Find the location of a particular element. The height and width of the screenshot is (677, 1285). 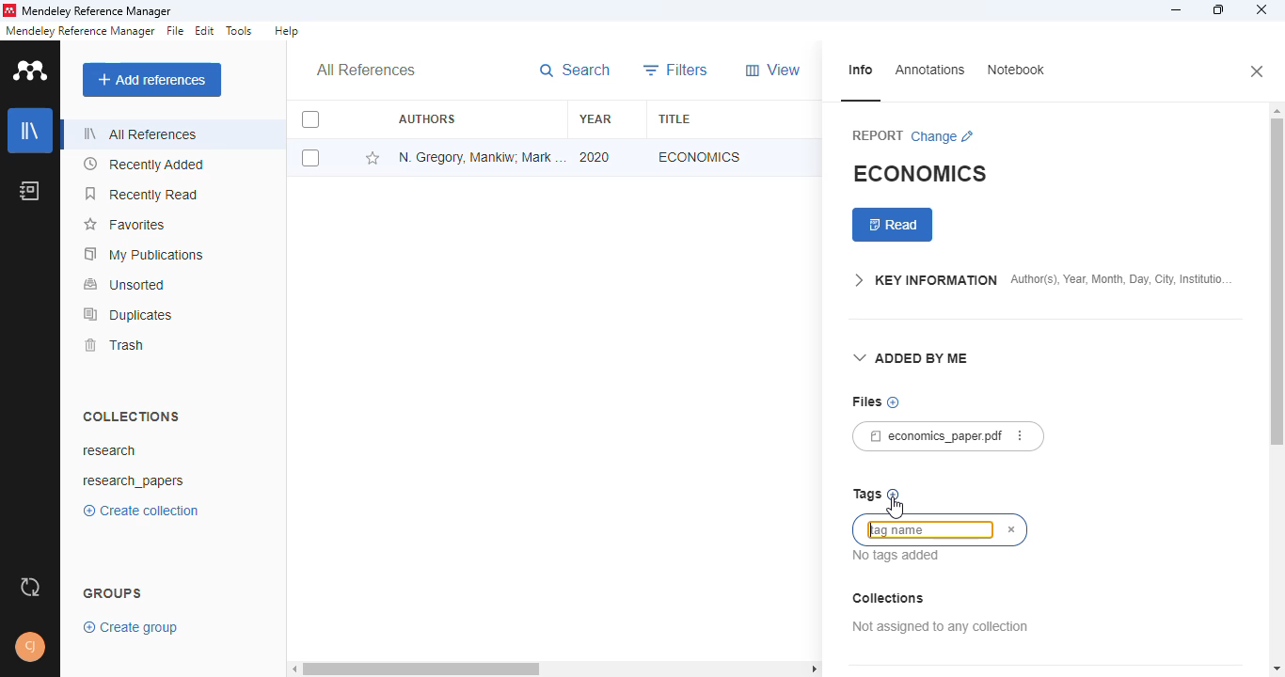

recently read is located at coordinates (140, 194).